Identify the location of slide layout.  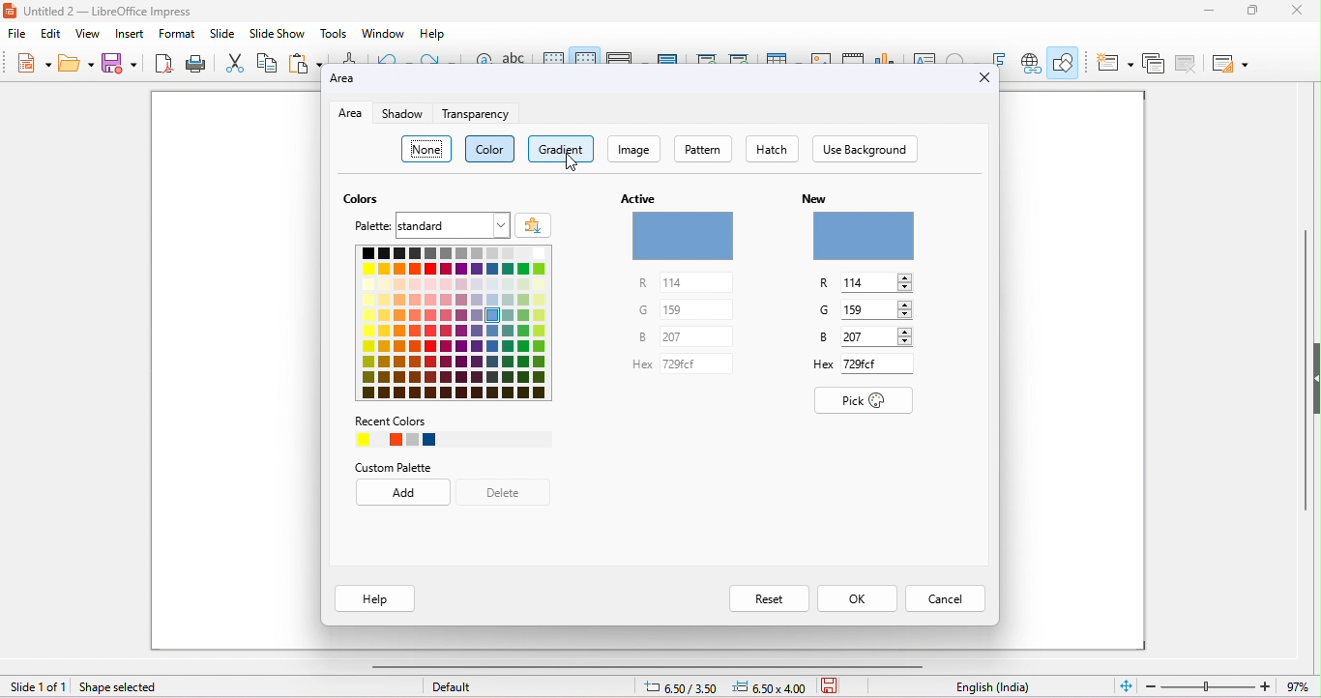
(1232, 65).